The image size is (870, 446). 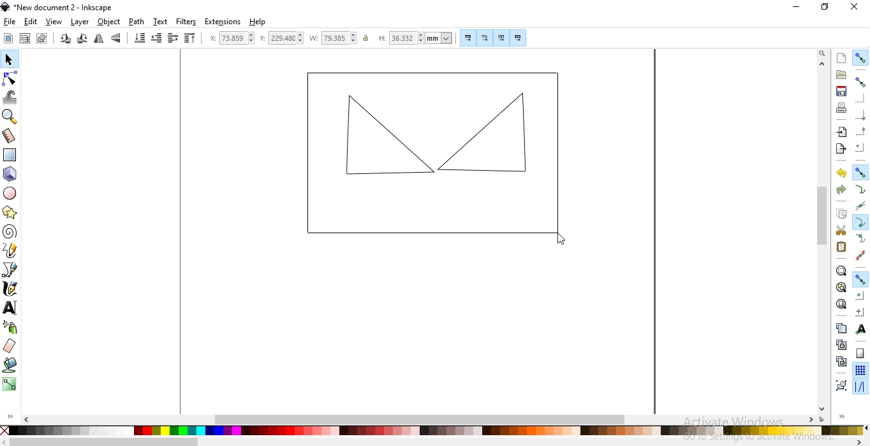 What do you see at coordinates (838, 230) in the screenshot?
I see `cut selection` at bounding box center [838, 230].